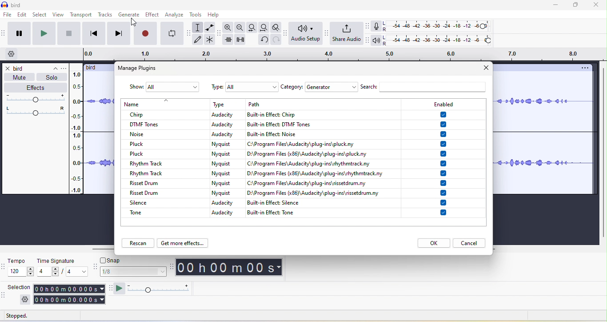  I want to click on collapse, so click(51, 68).